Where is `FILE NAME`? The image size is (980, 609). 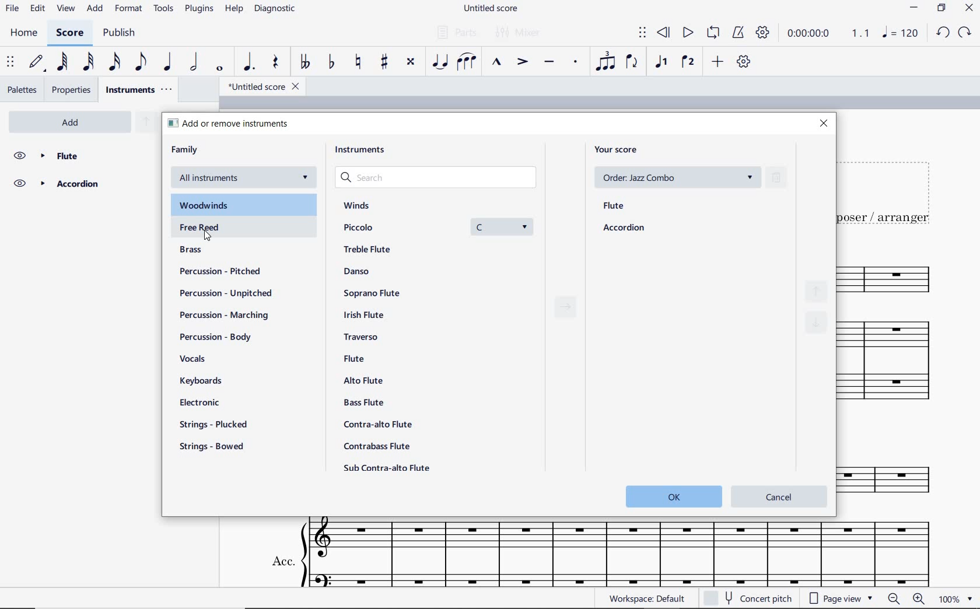 FILE NAME is located at coordinates (489, 9).